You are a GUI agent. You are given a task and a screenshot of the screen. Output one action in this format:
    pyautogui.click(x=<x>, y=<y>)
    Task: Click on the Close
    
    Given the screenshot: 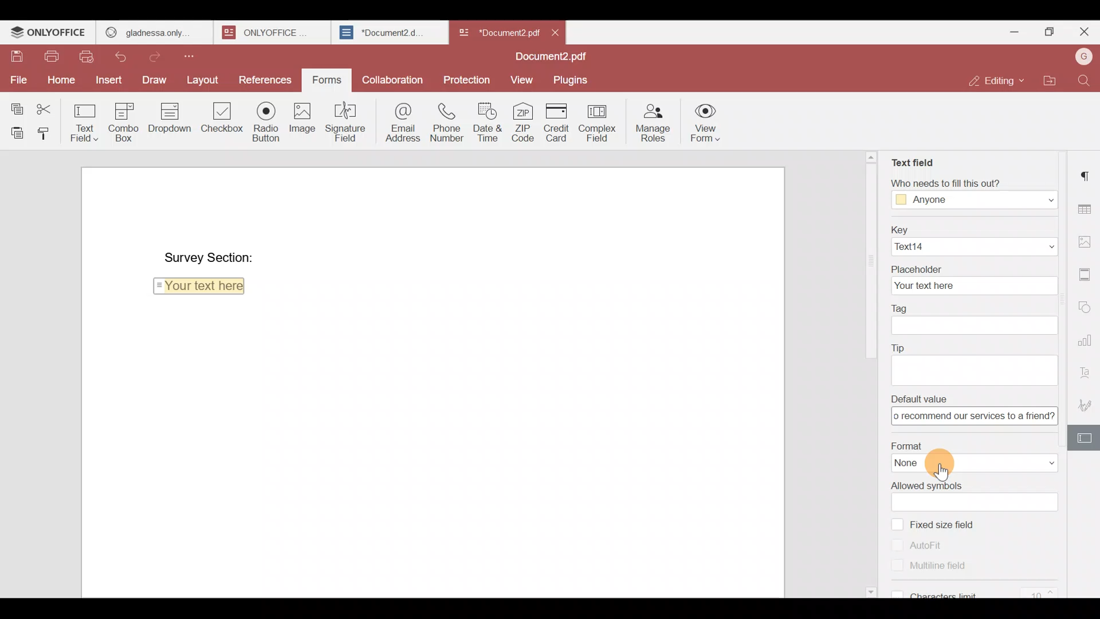 What is the action you would take?
    pyautogui.click(x=1083, y=34)
    